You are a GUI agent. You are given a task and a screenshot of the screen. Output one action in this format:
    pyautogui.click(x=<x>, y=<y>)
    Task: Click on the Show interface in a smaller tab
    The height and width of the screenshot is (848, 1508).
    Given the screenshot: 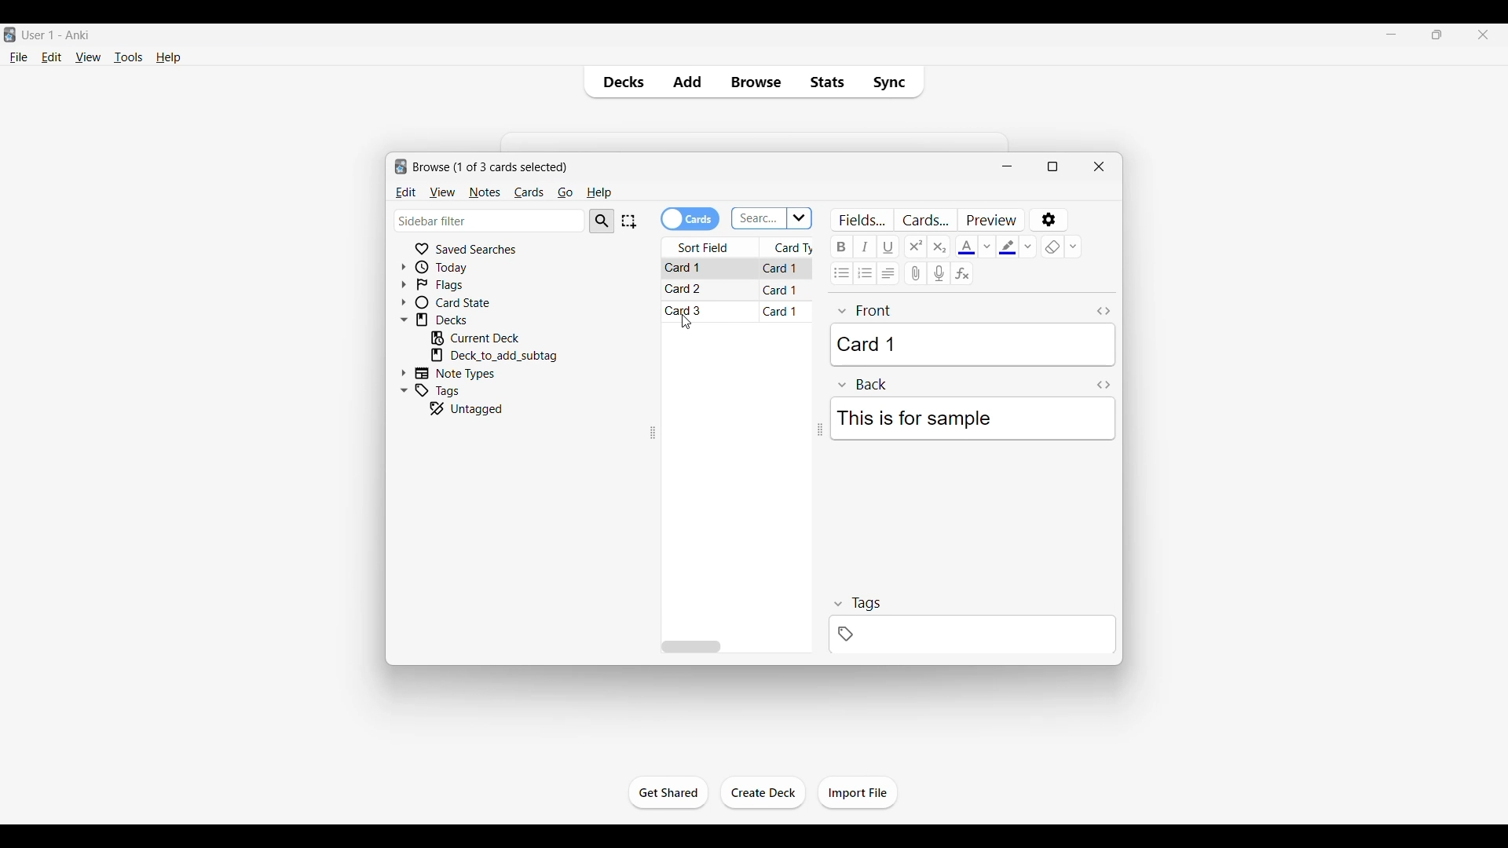 What is the action you would take?
    pyautogui.click(x=1437, y=35)
    